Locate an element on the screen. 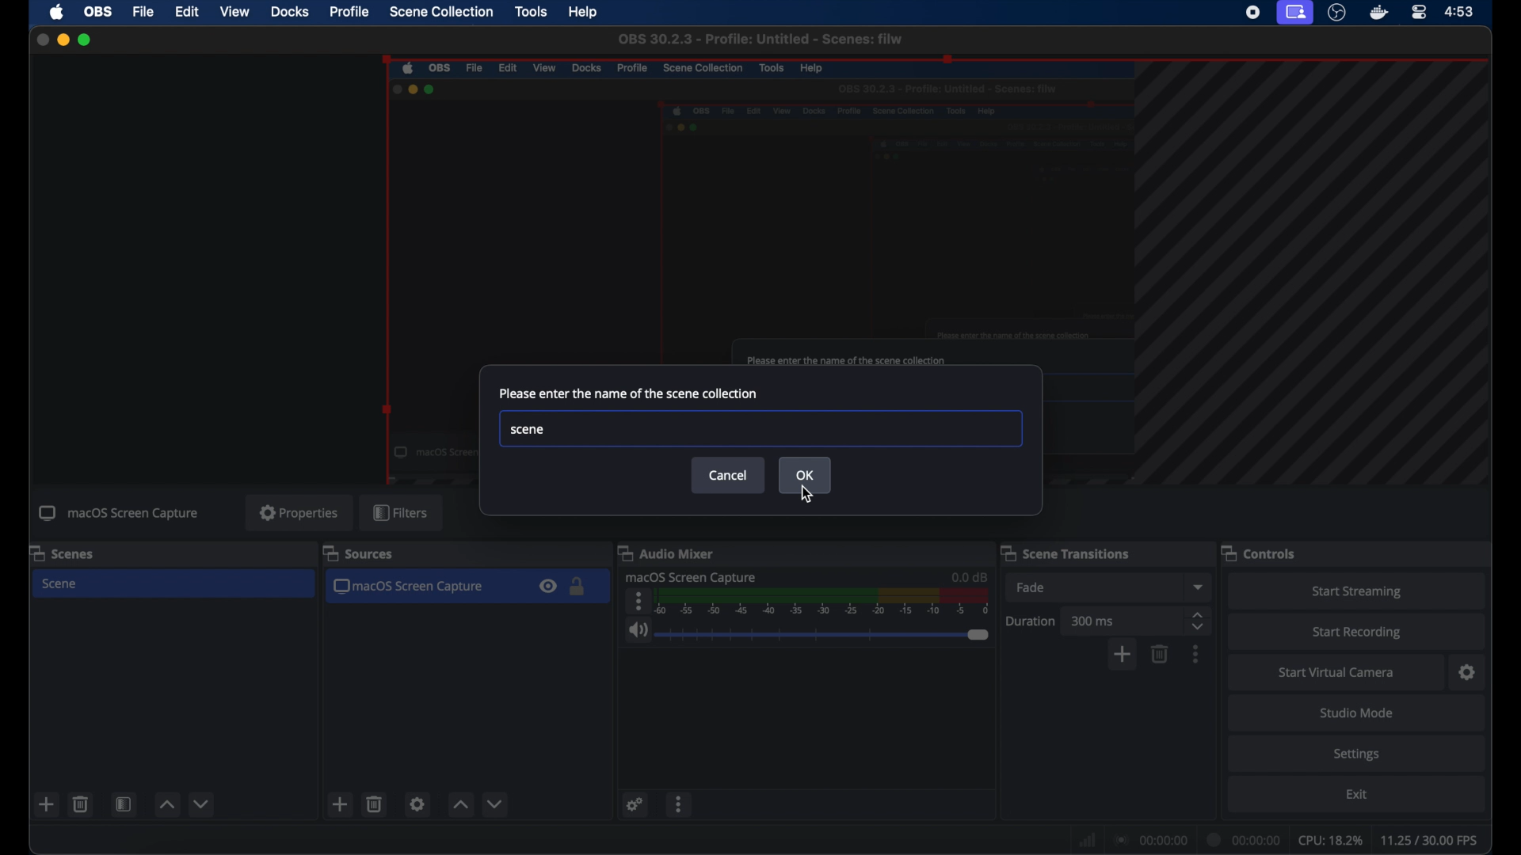  minimize is located at coordinates (63, 40).